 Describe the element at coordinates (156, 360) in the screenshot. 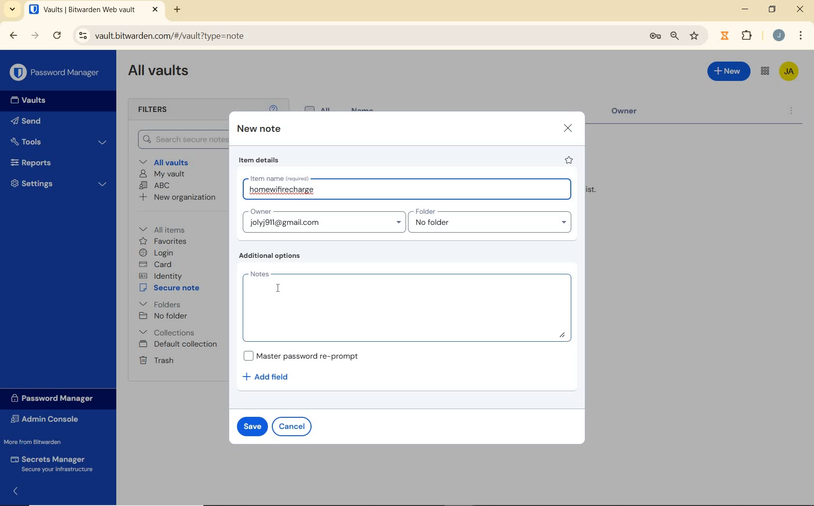

I see `Trash` at that location.